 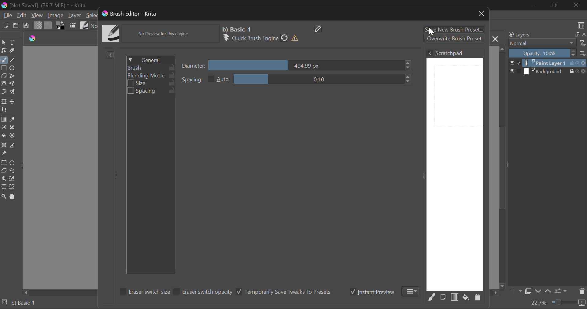 I want to click on Assistant Tool, so click(x=4, y=145).